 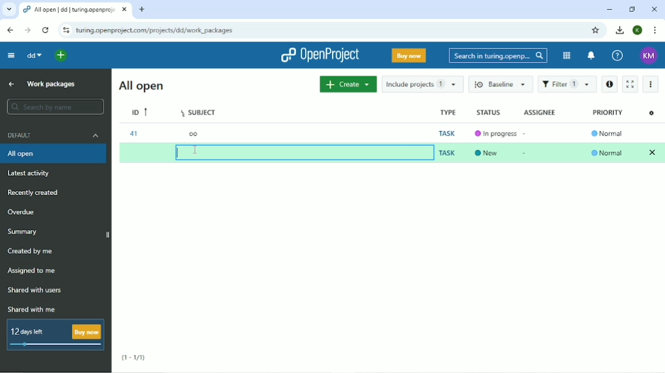 I want to click on In progress, so click(x=493, y=134).